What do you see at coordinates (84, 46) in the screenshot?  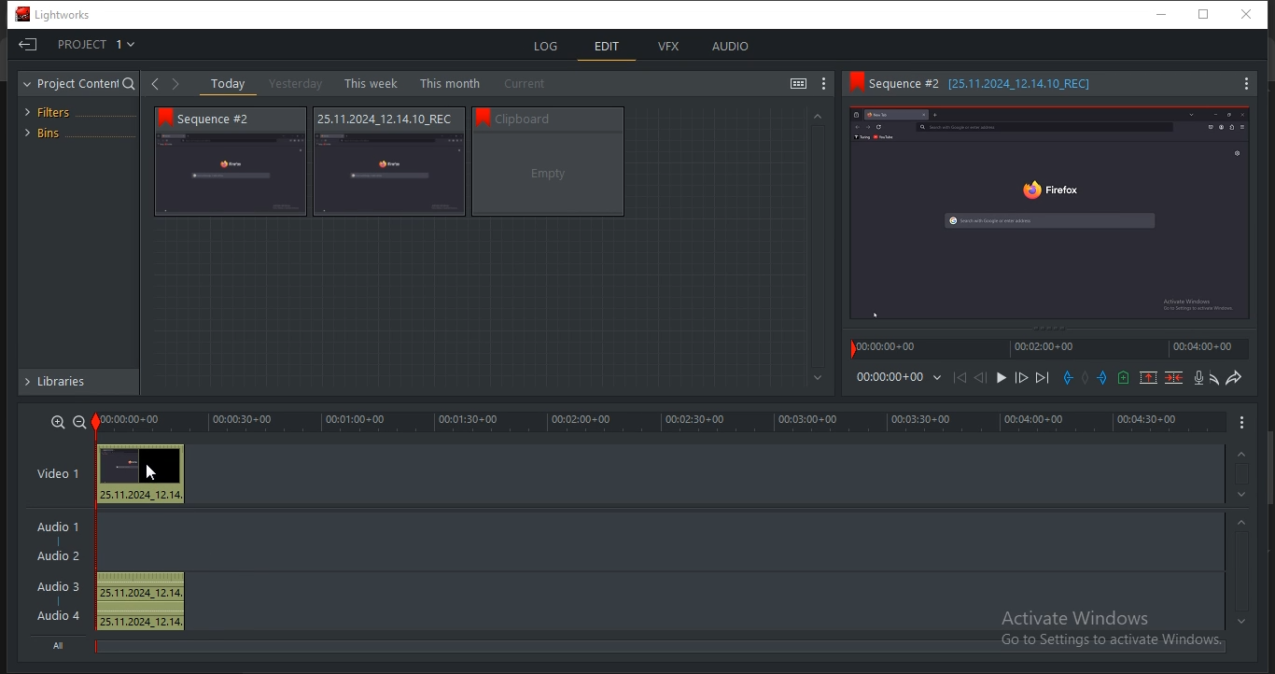 I see `project 1` at bounding box center [84, 46].